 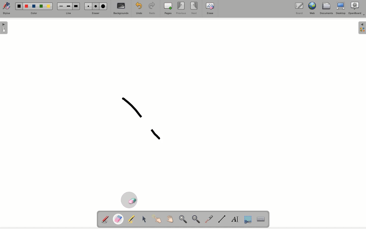 I want to click on Previous, so click(x=182, y=9).